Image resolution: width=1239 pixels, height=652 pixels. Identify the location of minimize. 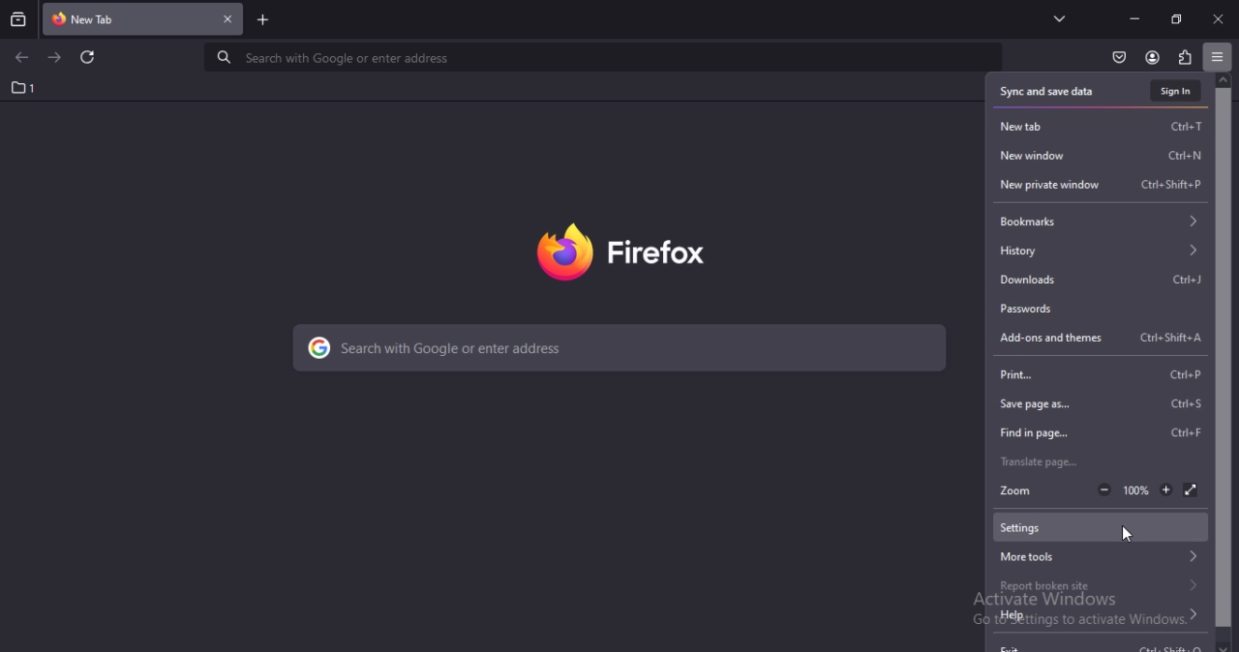
(1134, 19).